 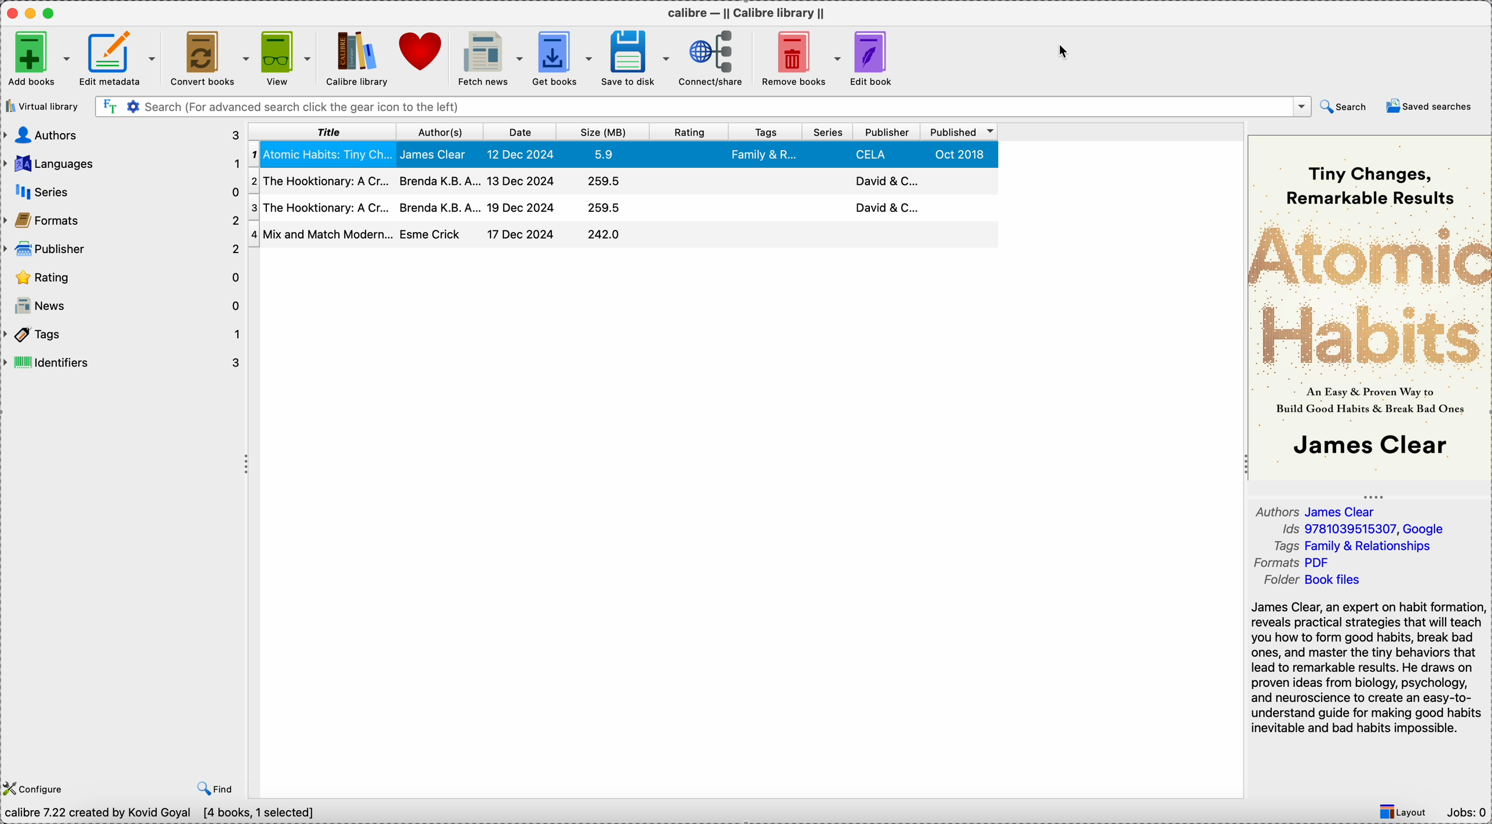 I want to click on view, so click(x=286, y=58).